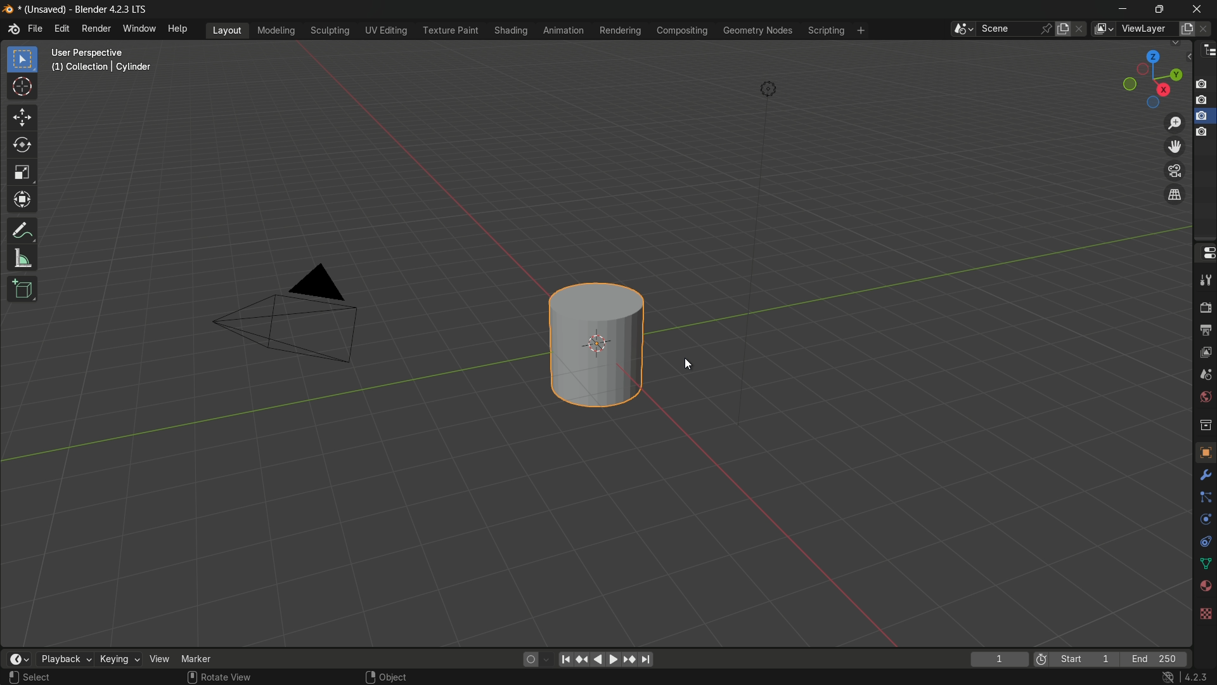  Describe the element at coordinates (1144, 29) in the screenshot. I see `viewLayer` at that location.